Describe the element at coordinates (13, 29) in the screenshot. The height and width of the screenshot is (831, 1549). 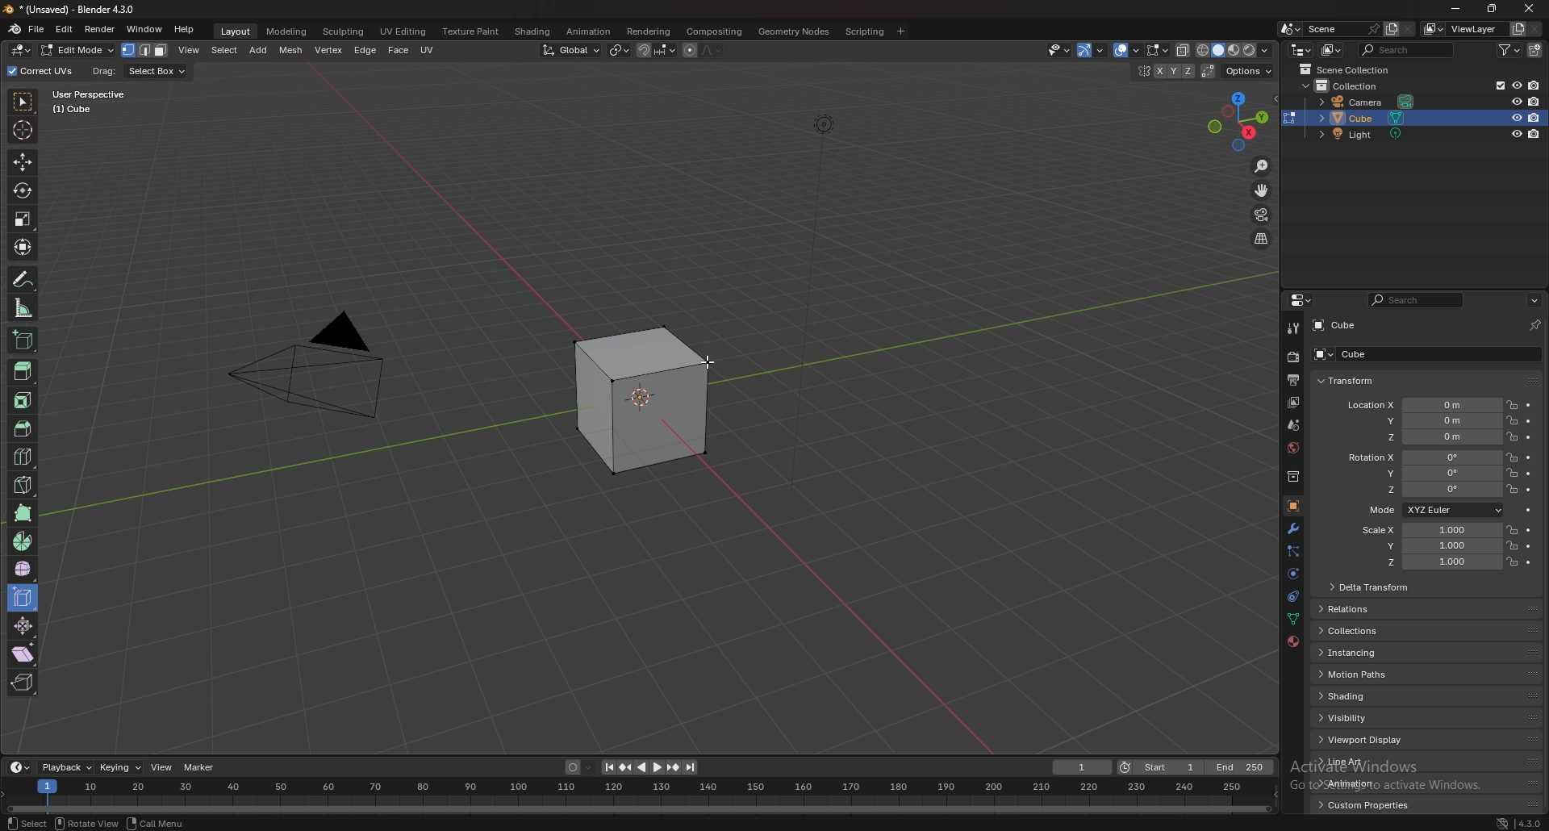
I see `blender` at that location.